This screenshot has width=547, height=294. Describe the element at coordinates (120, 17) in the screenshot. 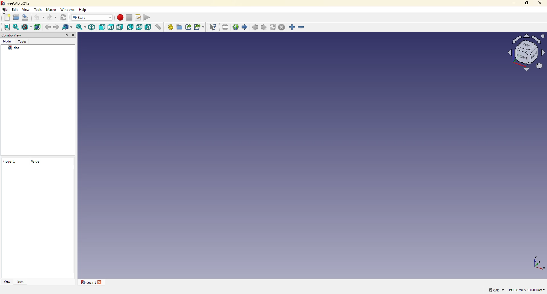

I see `macro recording` at that location.